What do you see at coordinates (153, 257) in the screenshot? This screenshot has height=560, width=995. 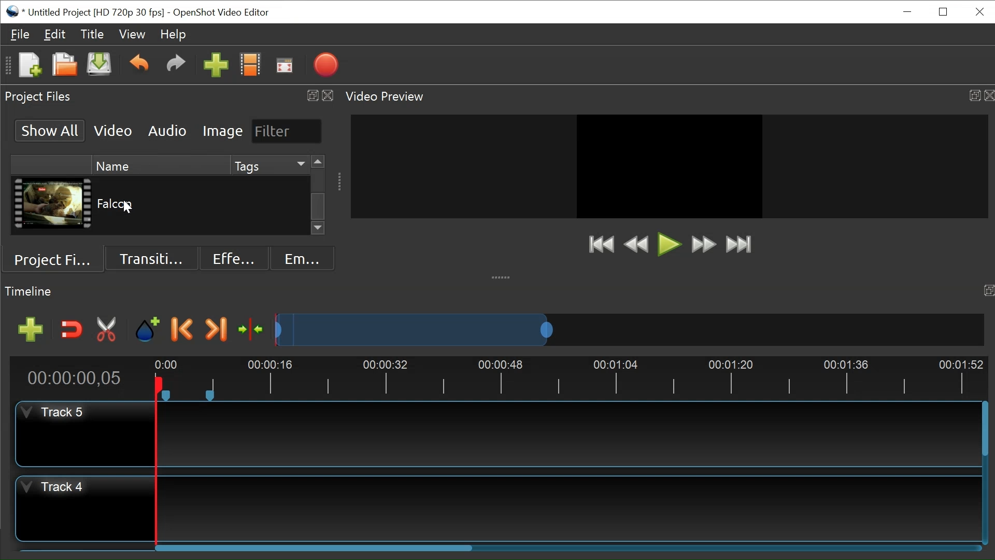 I see `Transition` at bounding box center [153, 257].